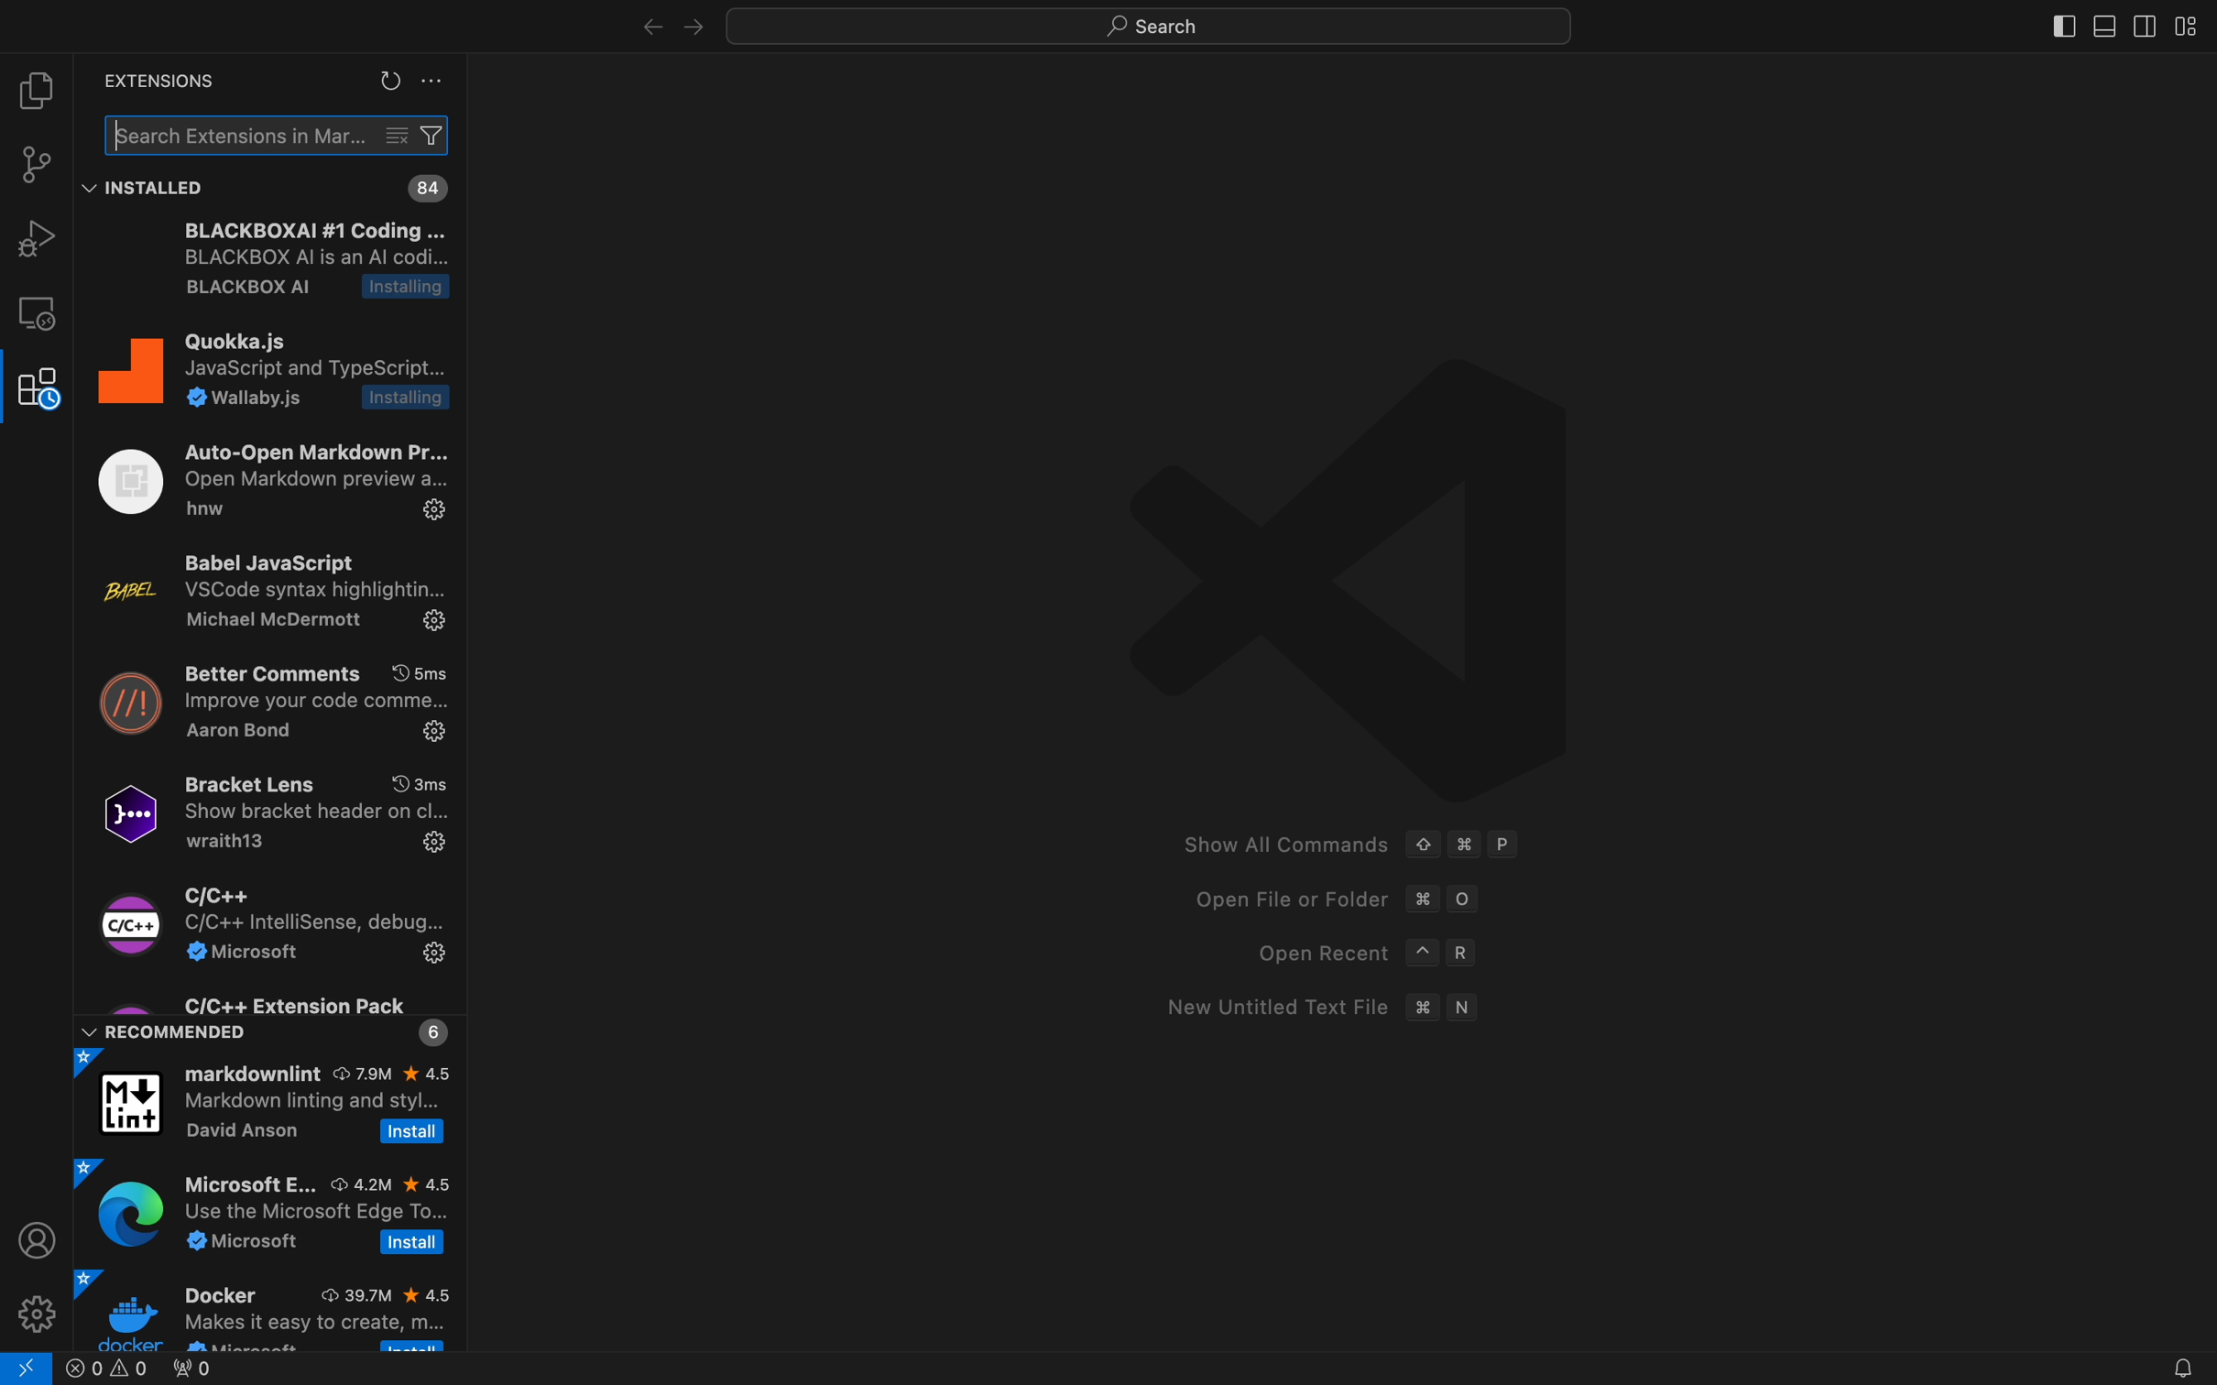  Describe the element at coordinates (429, 189) in the screenshot. I see `installed extensions` at that location.